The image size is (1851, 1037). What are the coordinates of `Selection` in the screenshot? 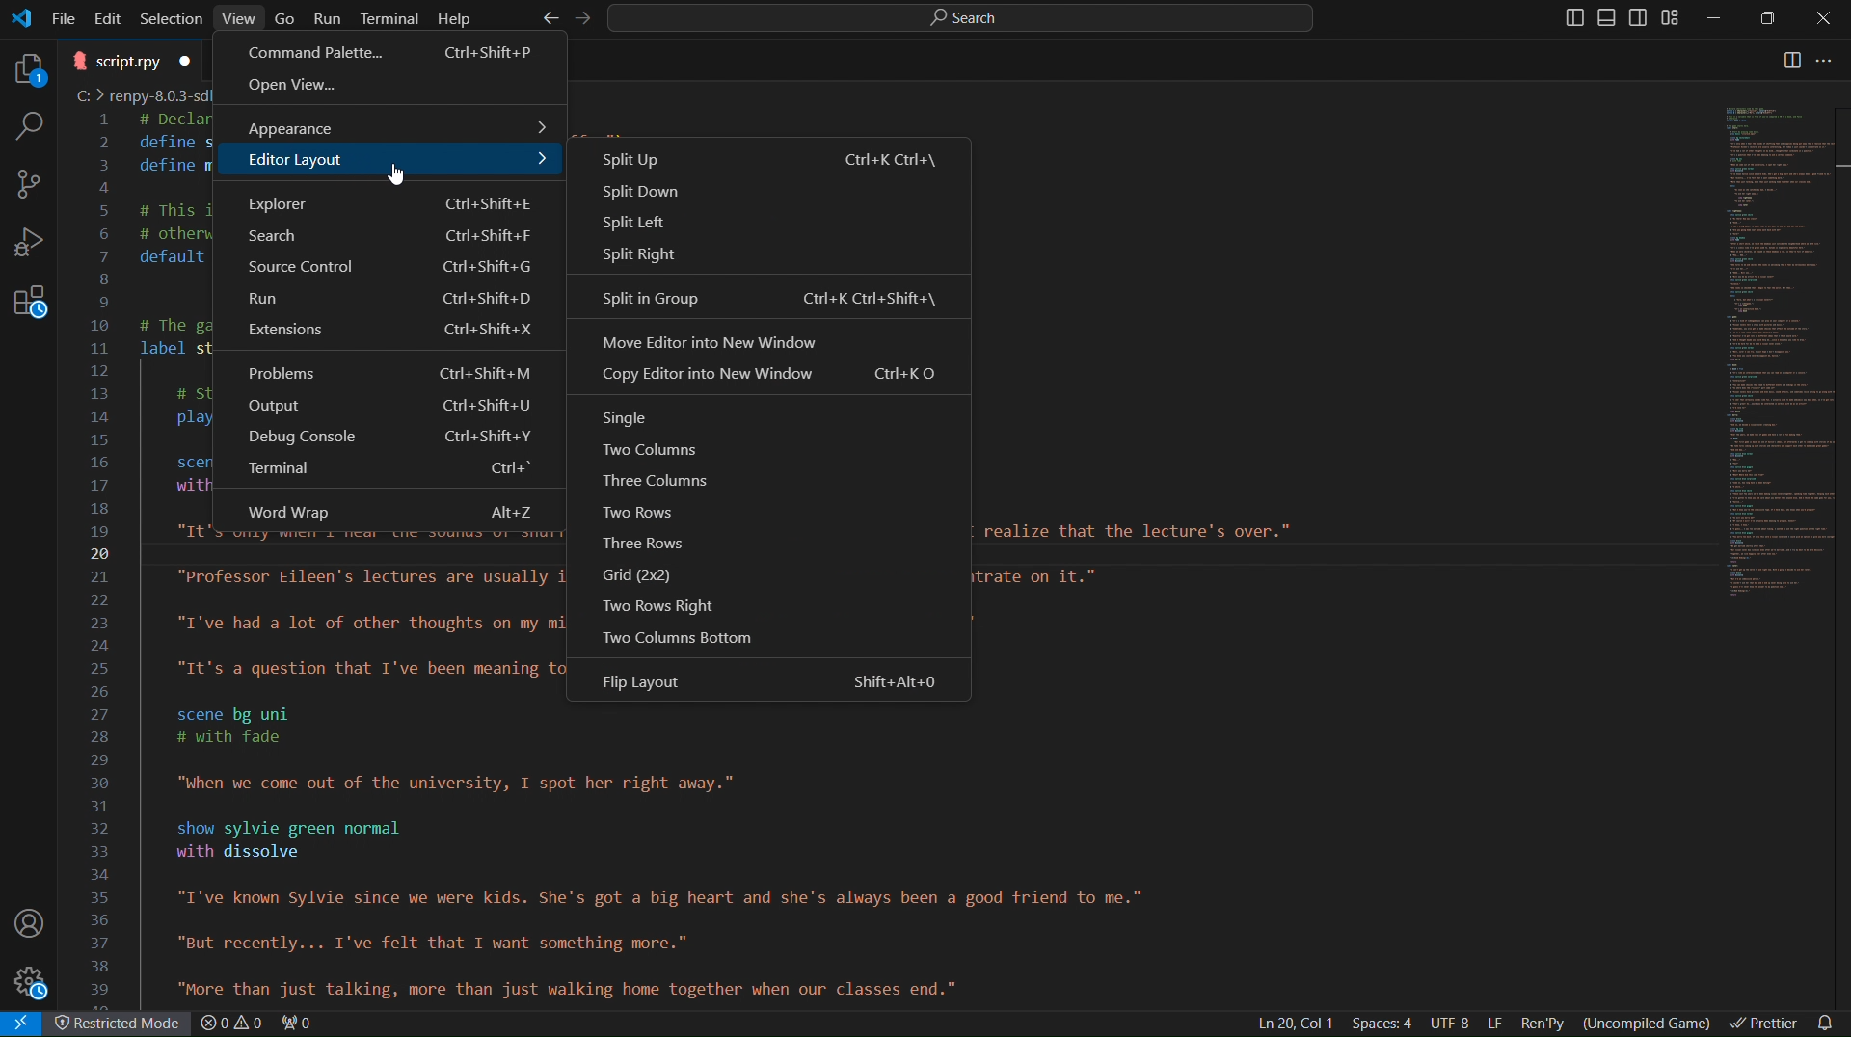 It's located at (172, 17).